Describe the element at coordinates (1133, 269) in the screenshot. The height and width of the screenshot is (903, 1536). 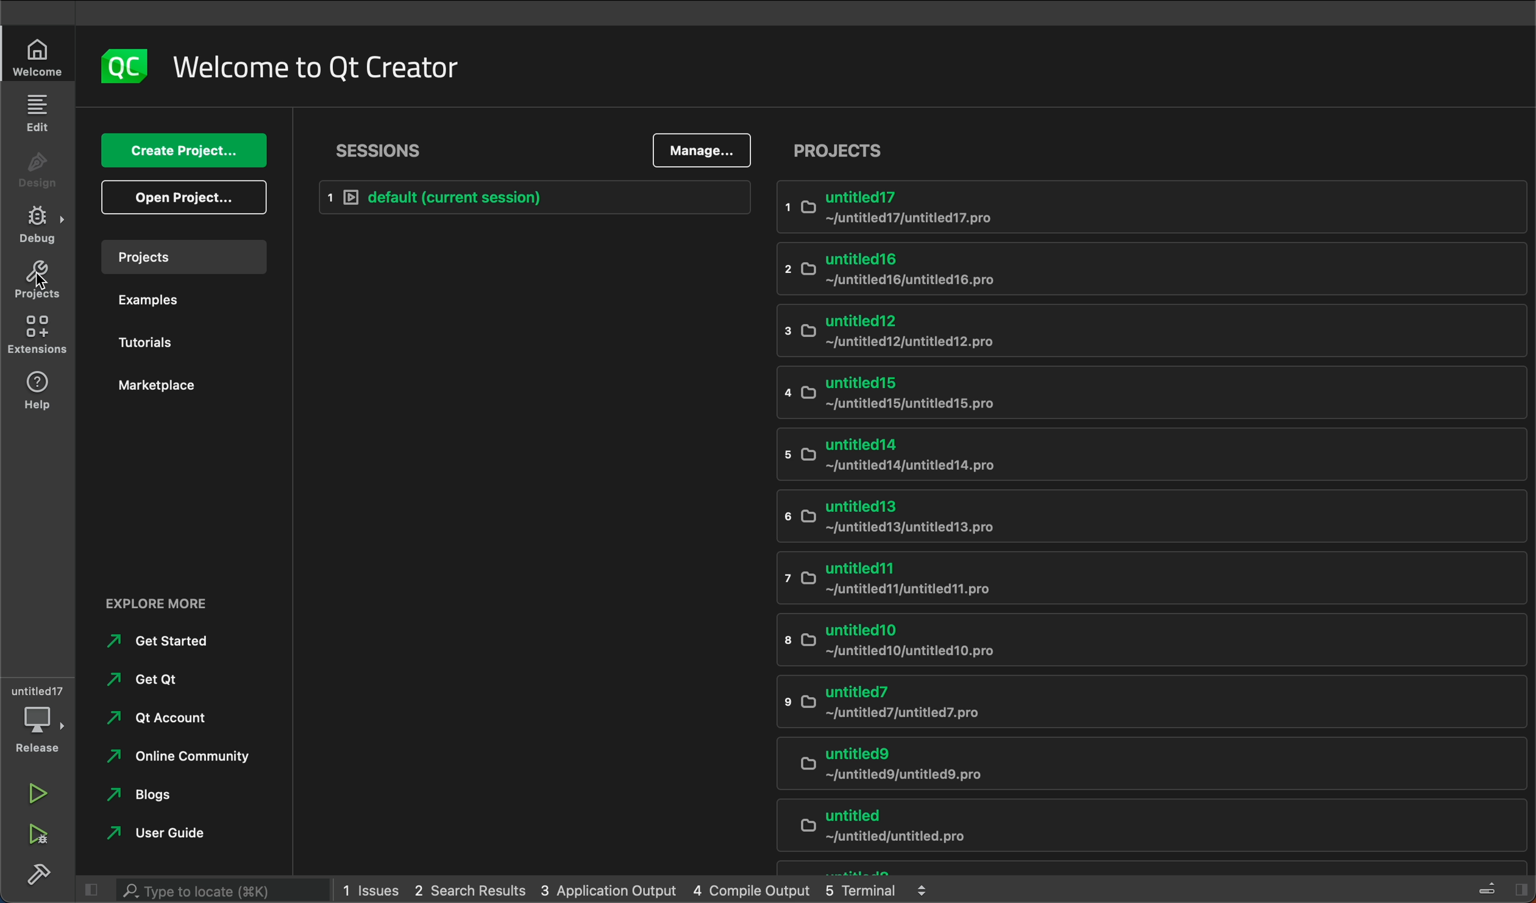
I see `untitled16` at that location.